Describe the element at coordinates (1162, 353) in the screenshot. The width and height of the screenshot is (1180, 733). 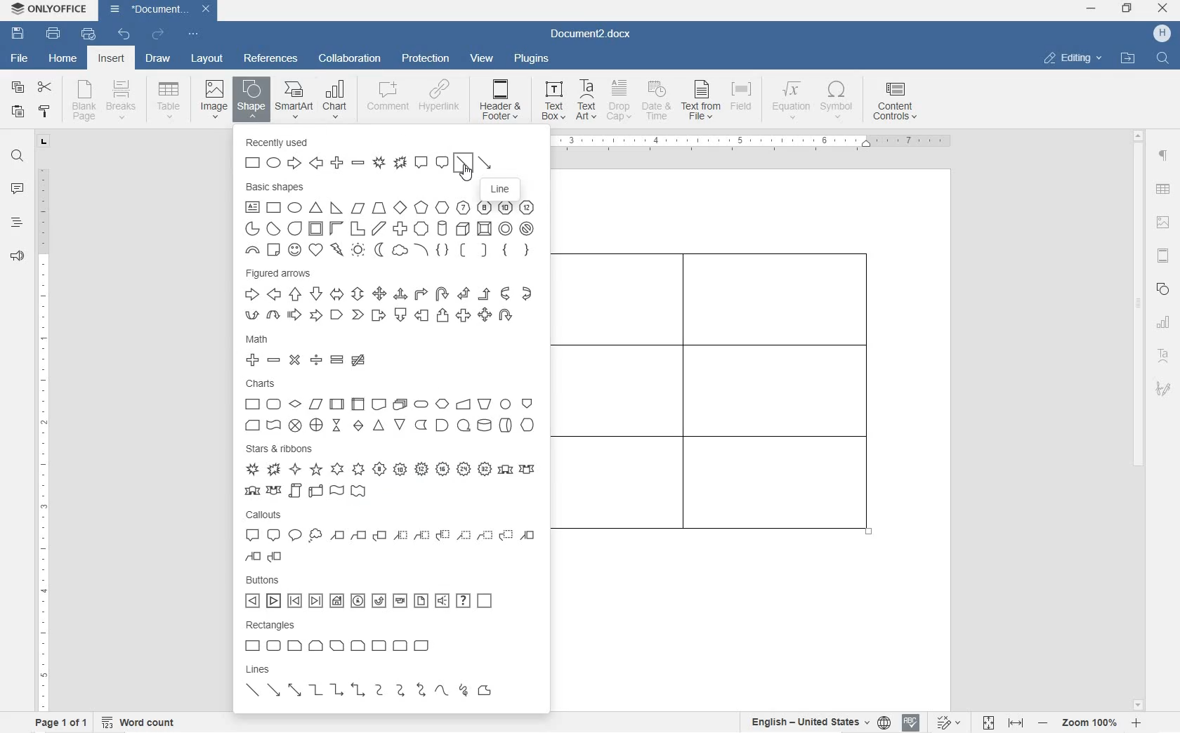
I see `textart` at that location.